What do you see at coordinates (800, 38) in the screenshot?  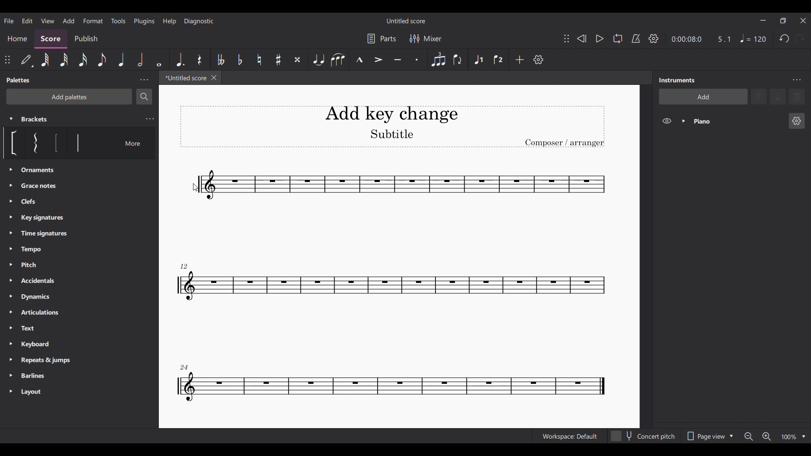 I see `Redo` at bounding box center [800, 38].